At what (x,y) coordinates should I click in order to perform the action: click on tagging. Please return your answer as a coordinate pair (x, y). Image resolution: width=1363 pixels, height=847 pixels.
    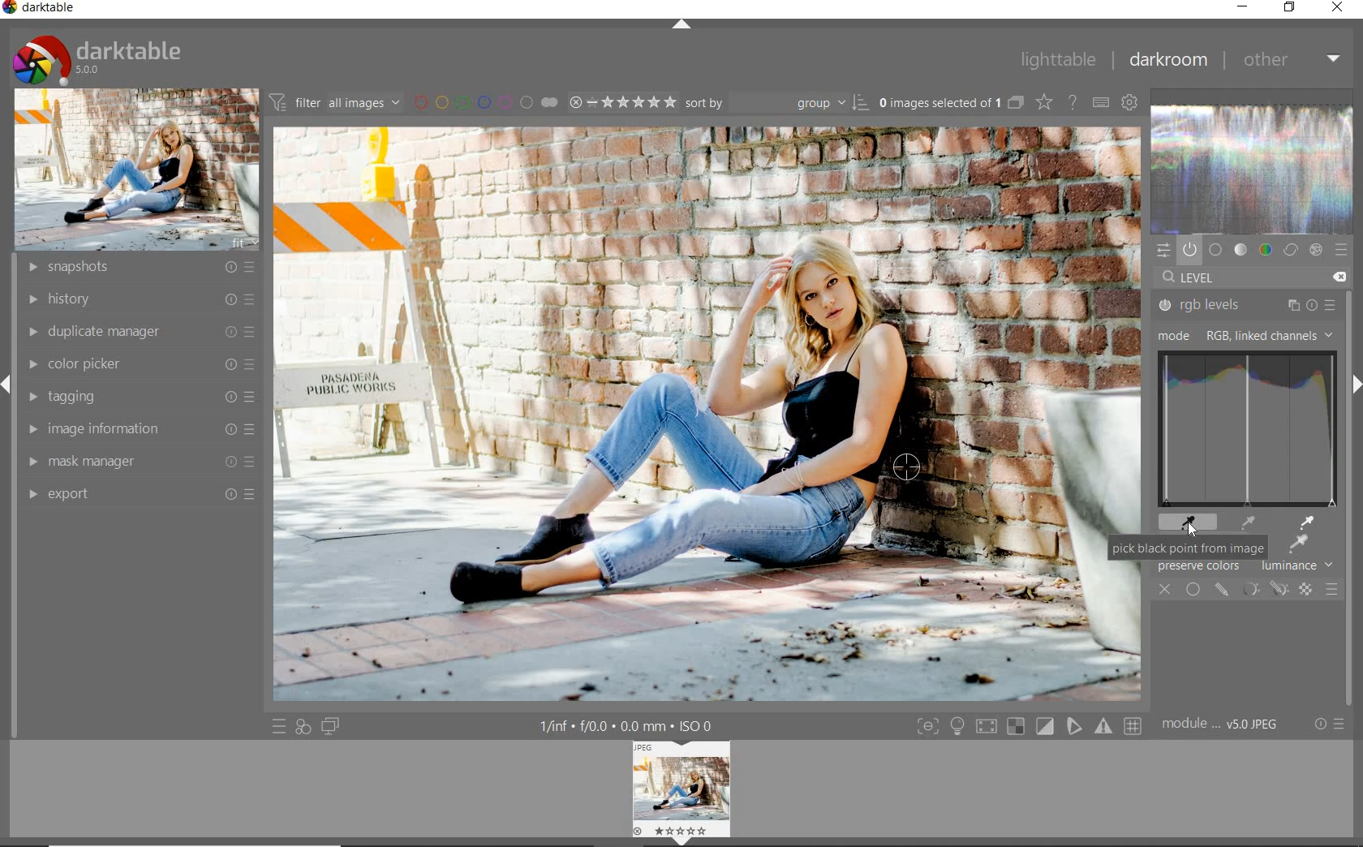
    Looking at the image, I should click on (136, 398).